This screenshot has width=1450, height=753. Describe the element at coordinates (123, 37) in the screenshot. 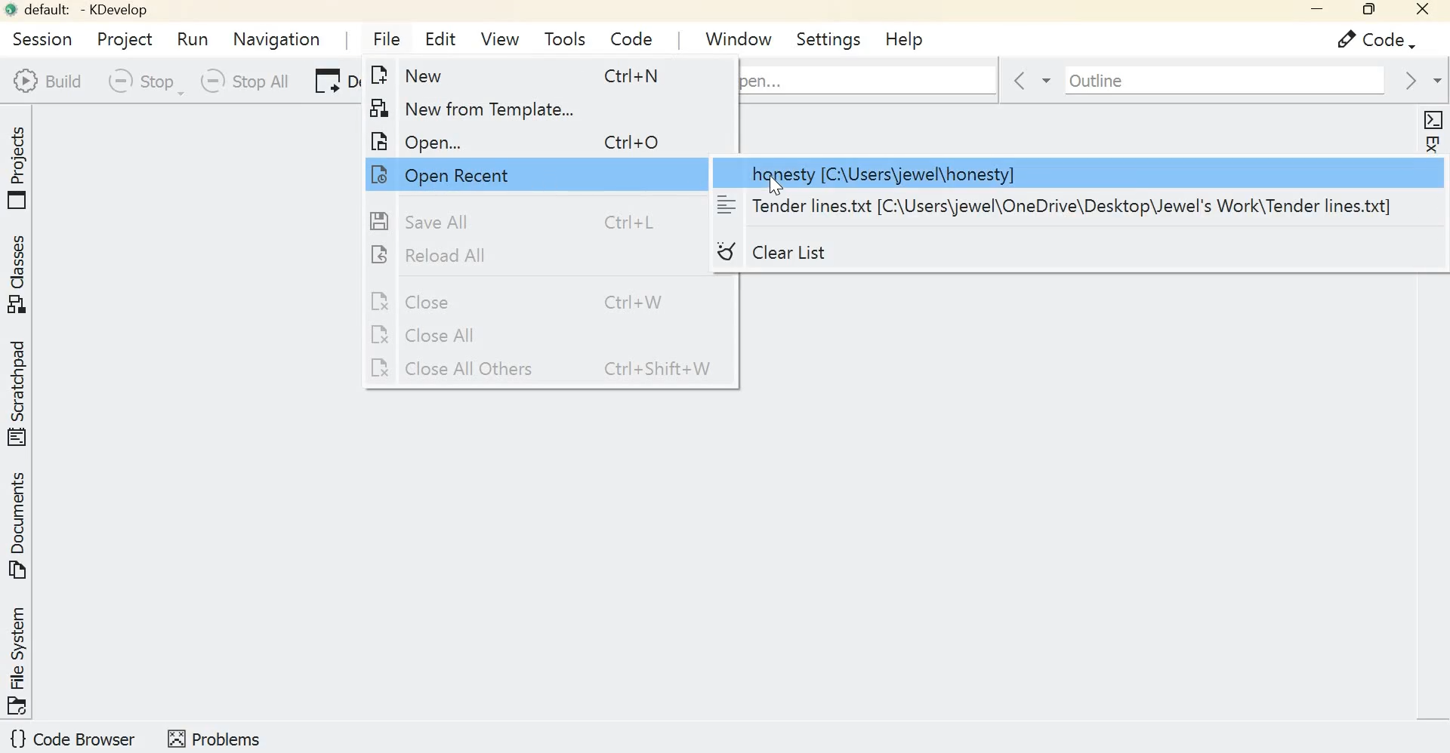

I see `Project` at that location.